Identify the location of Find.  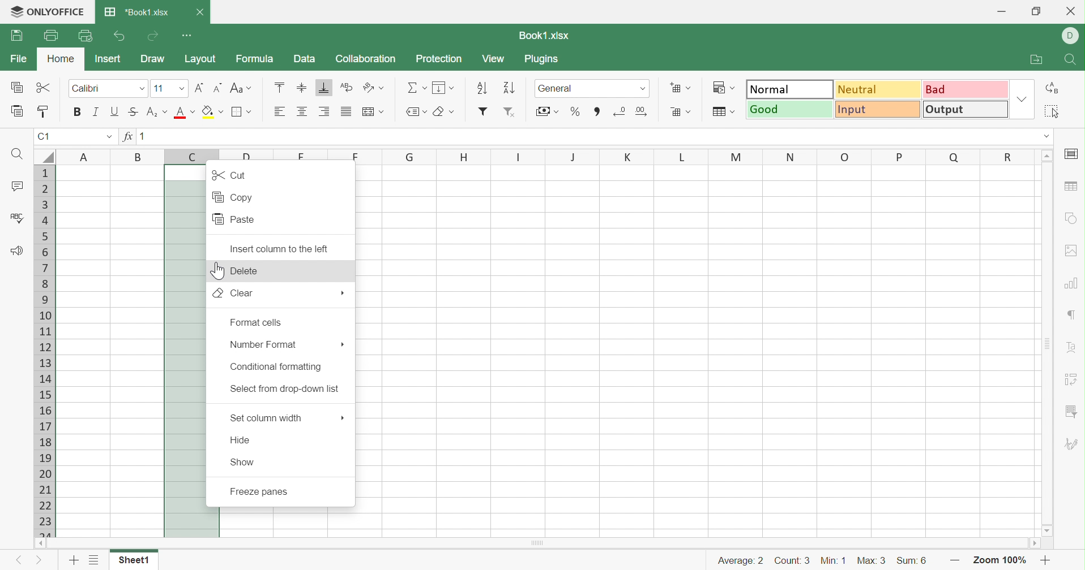
(17, 153).